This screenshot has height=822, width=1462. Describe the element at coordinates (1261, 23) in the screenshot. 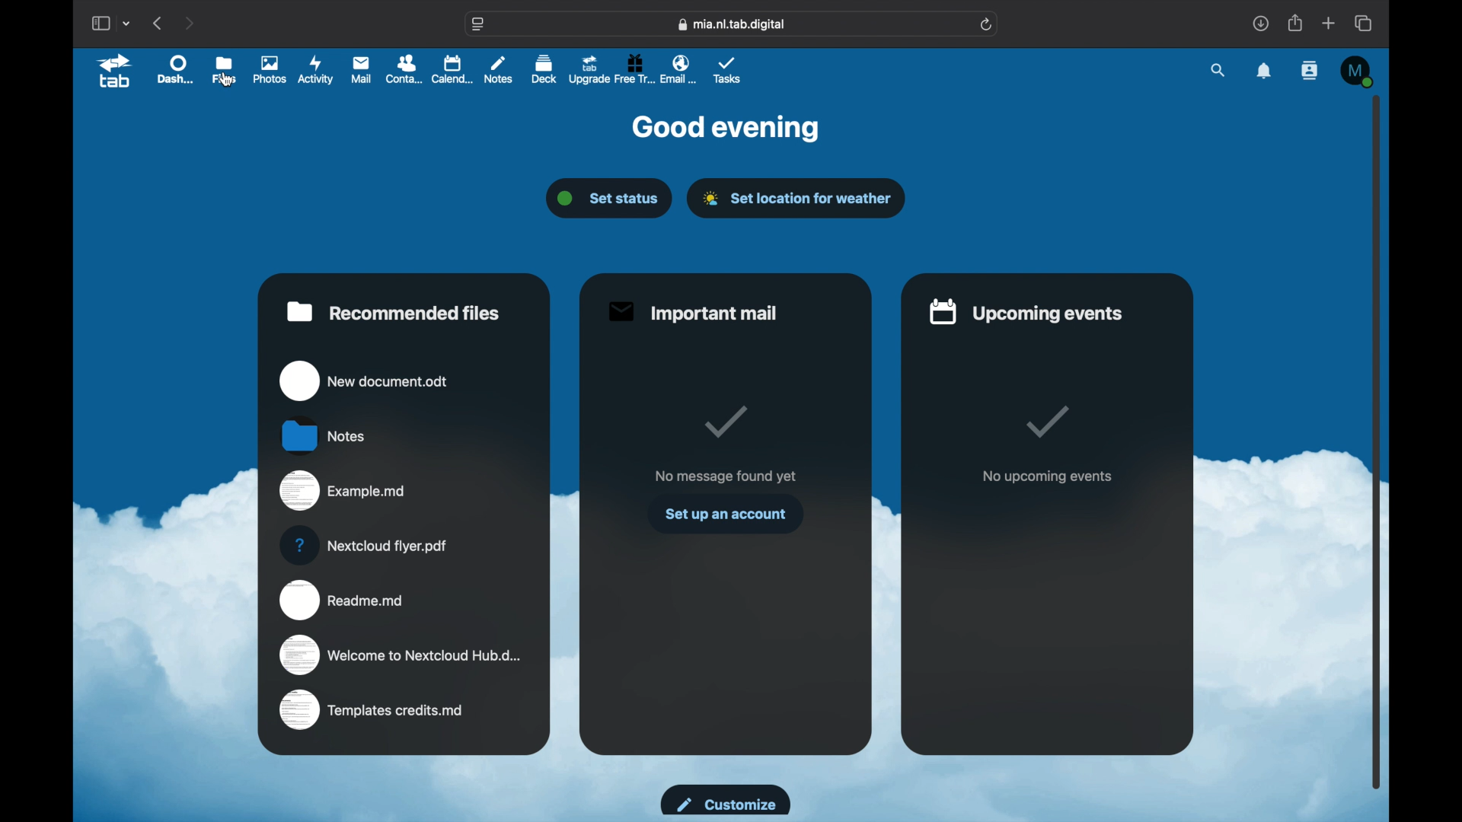

I see `downloads` at that location.